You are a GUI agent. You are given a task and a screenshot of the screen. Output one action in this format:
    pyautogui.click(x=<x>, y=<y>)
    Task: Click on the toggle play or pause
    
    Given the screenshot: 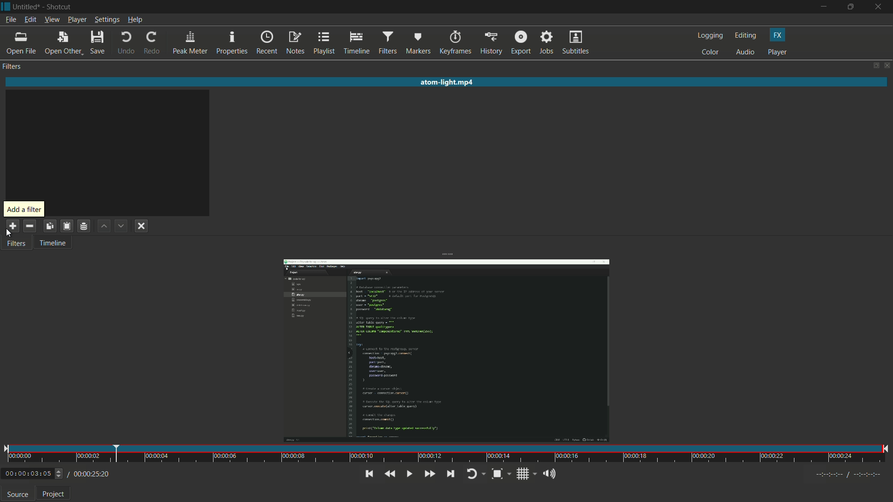 What is the action you would take?
    pyautogui.click(x=410, y=474)
    